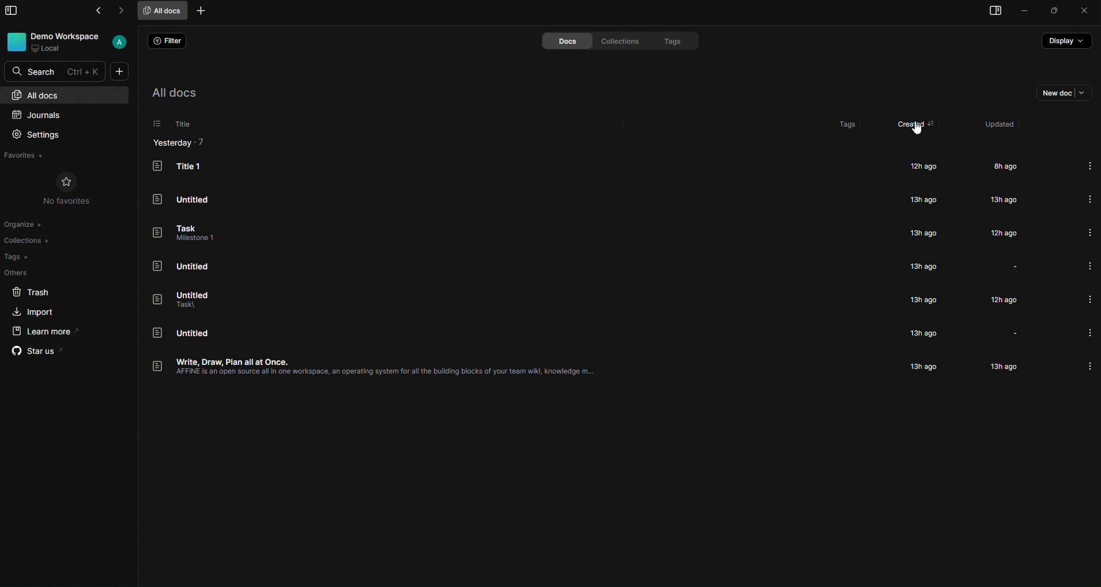  What do you see at coordinates (24, 226) in the screenshot?
I see `organize` at bounding box center [24, 226].